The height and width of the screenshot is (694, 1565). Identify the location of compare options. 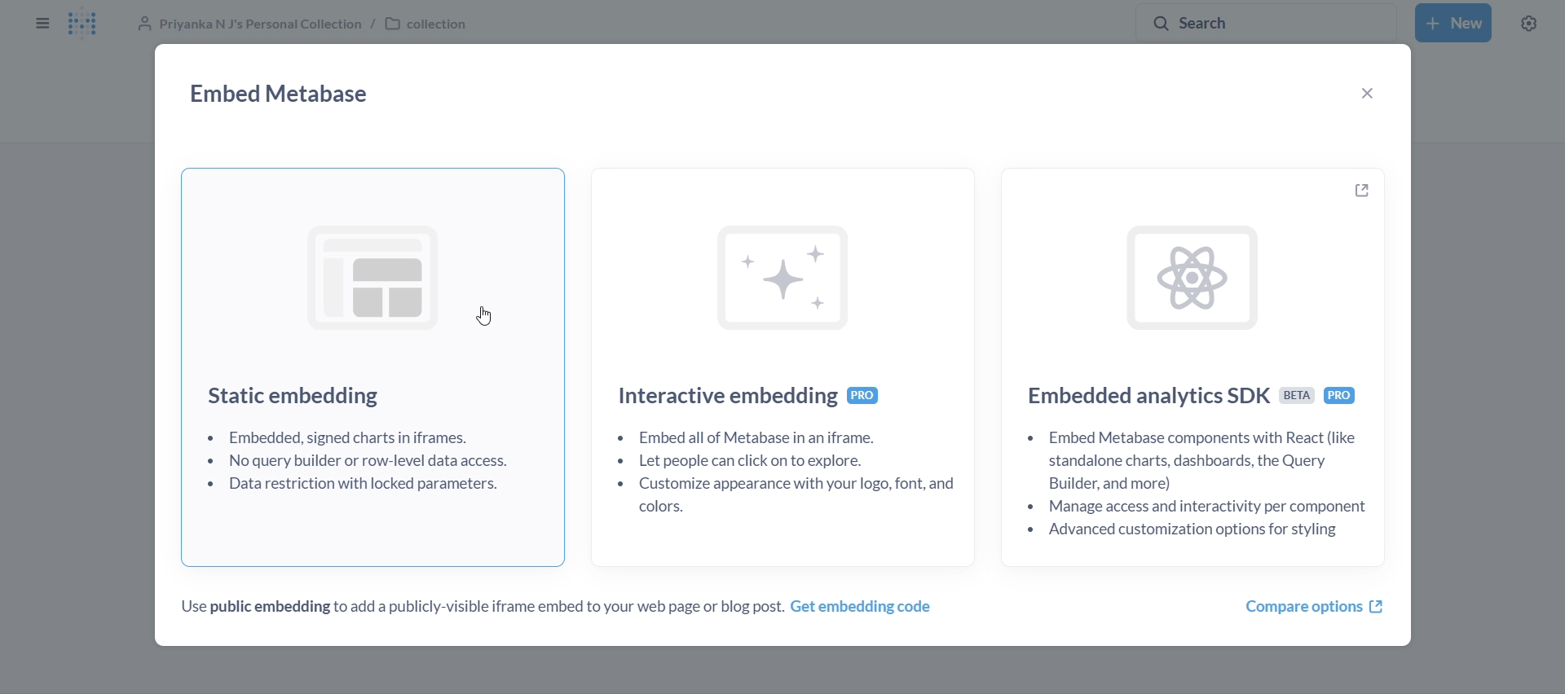
(1317, 608).